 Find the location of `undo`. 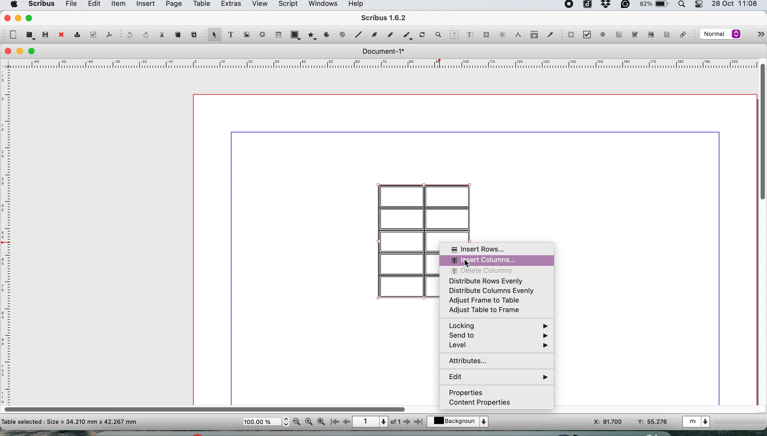

undo is located at coordinates (129, 35).